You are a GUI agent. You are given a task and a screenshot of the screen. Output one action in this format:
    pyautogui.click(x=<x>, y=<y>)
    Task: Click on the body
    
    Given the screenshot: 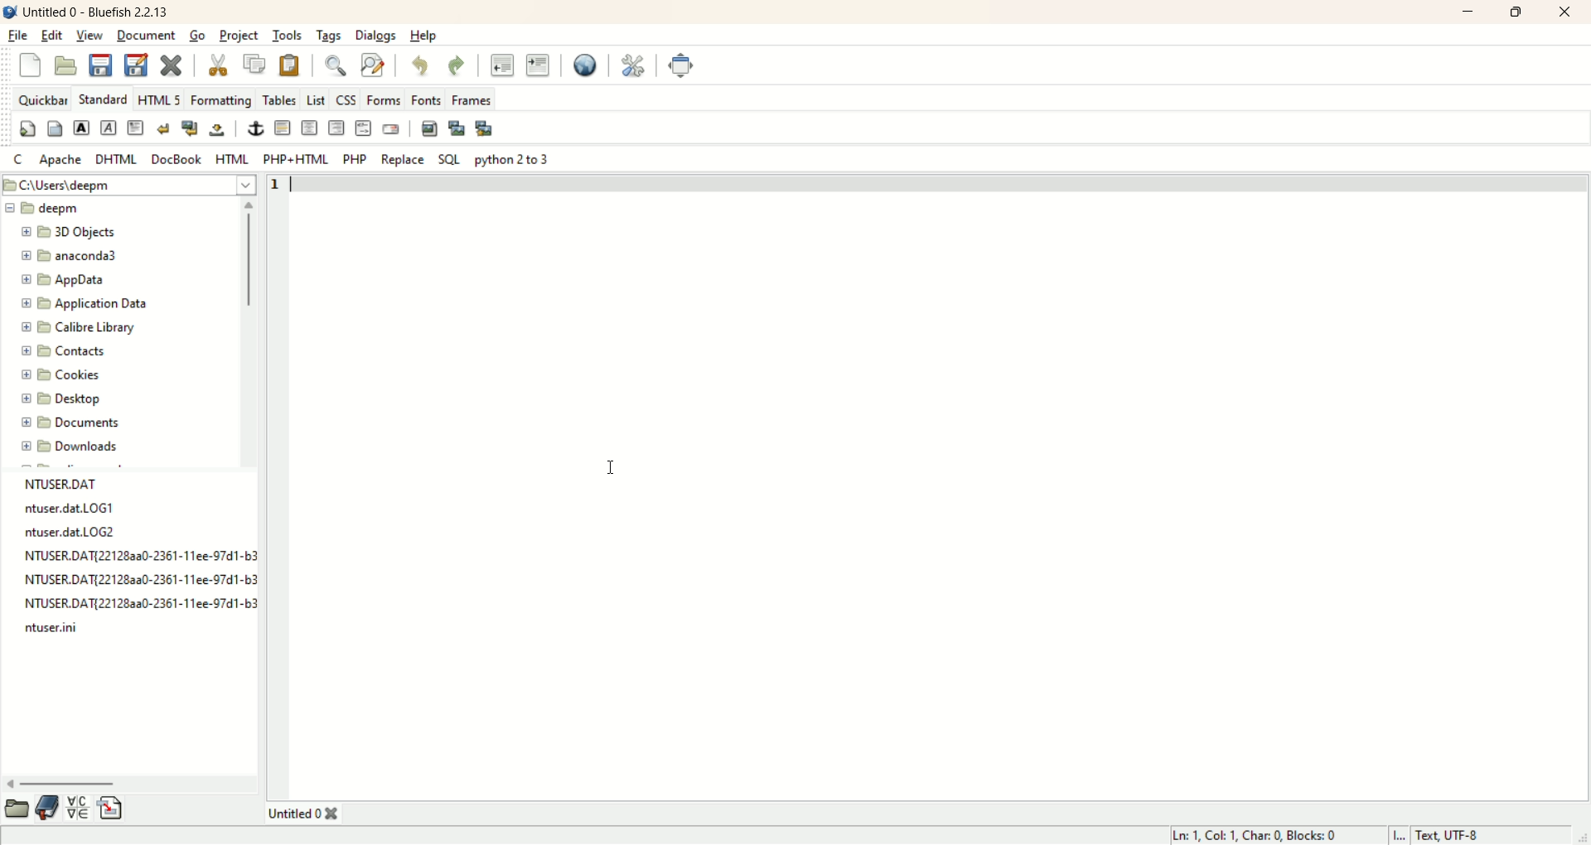 What is the action you would take?
    pyautogui.click(x=56, y=128)
    